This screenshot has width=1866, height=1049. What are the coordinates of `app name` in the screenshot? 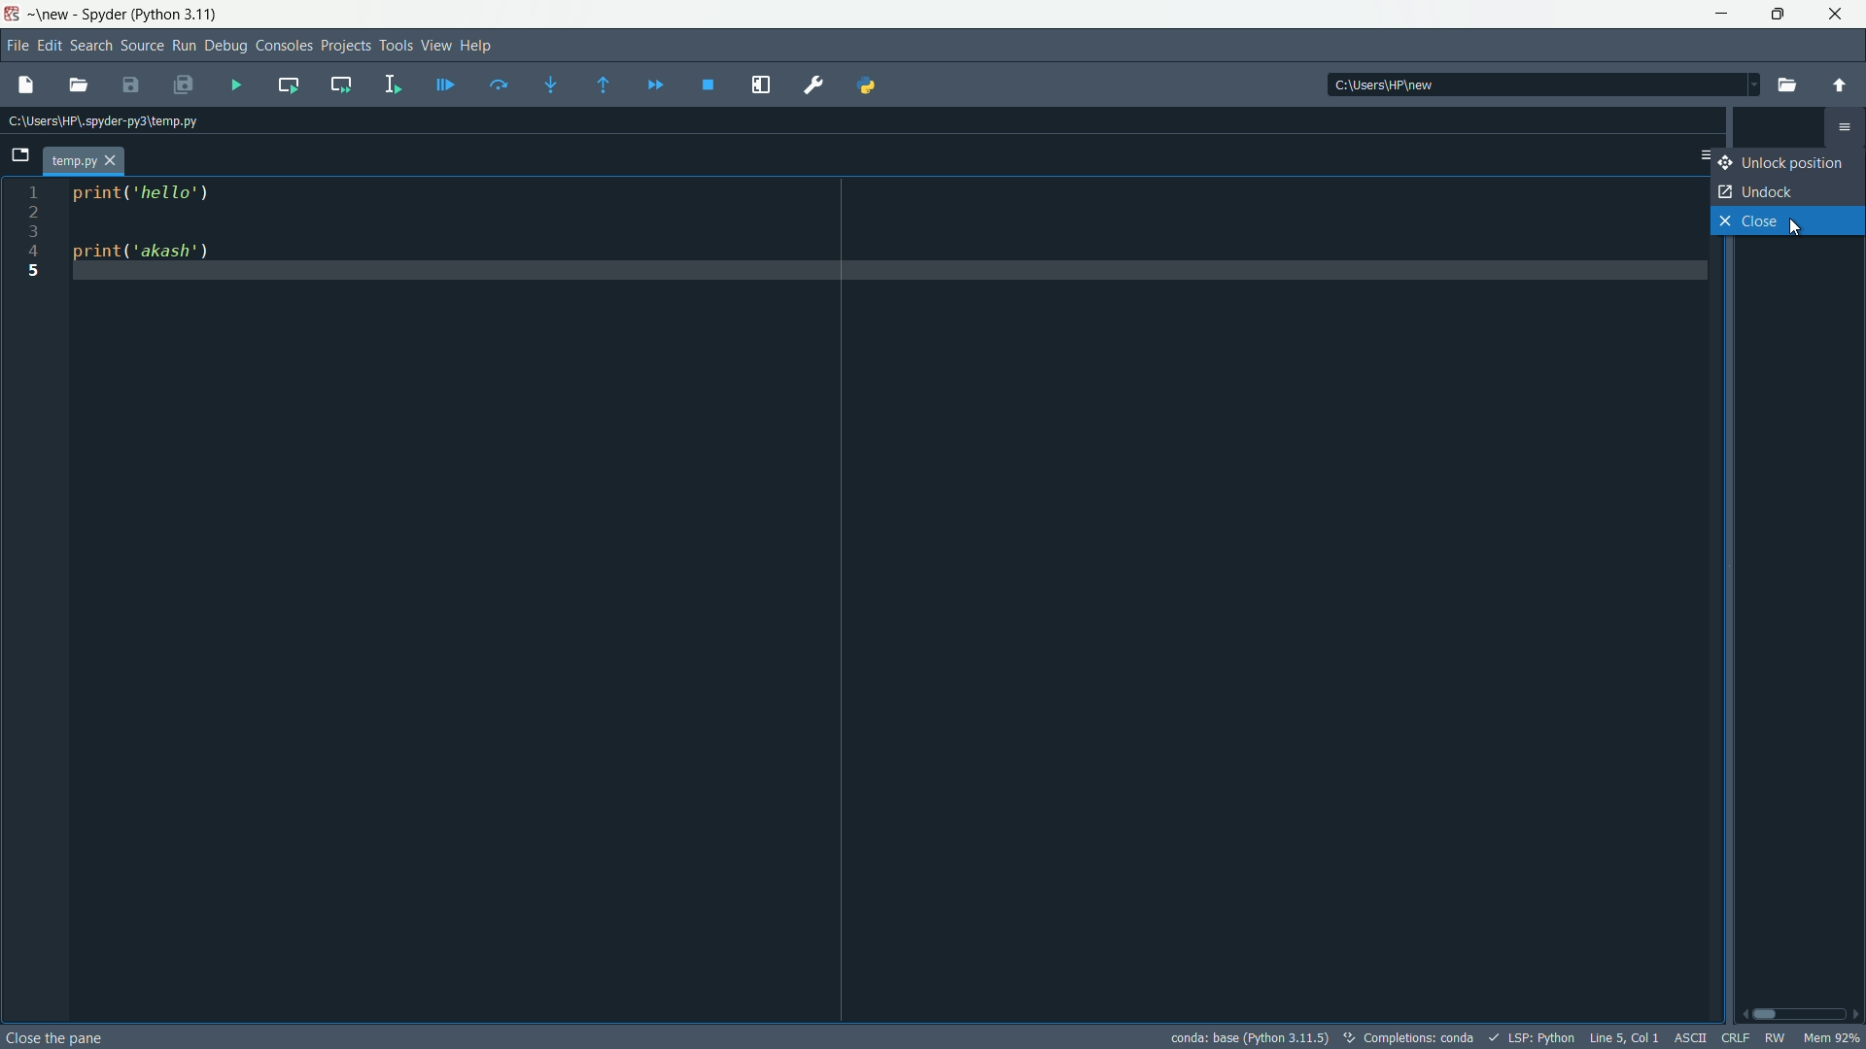 It's located at (103, 16).